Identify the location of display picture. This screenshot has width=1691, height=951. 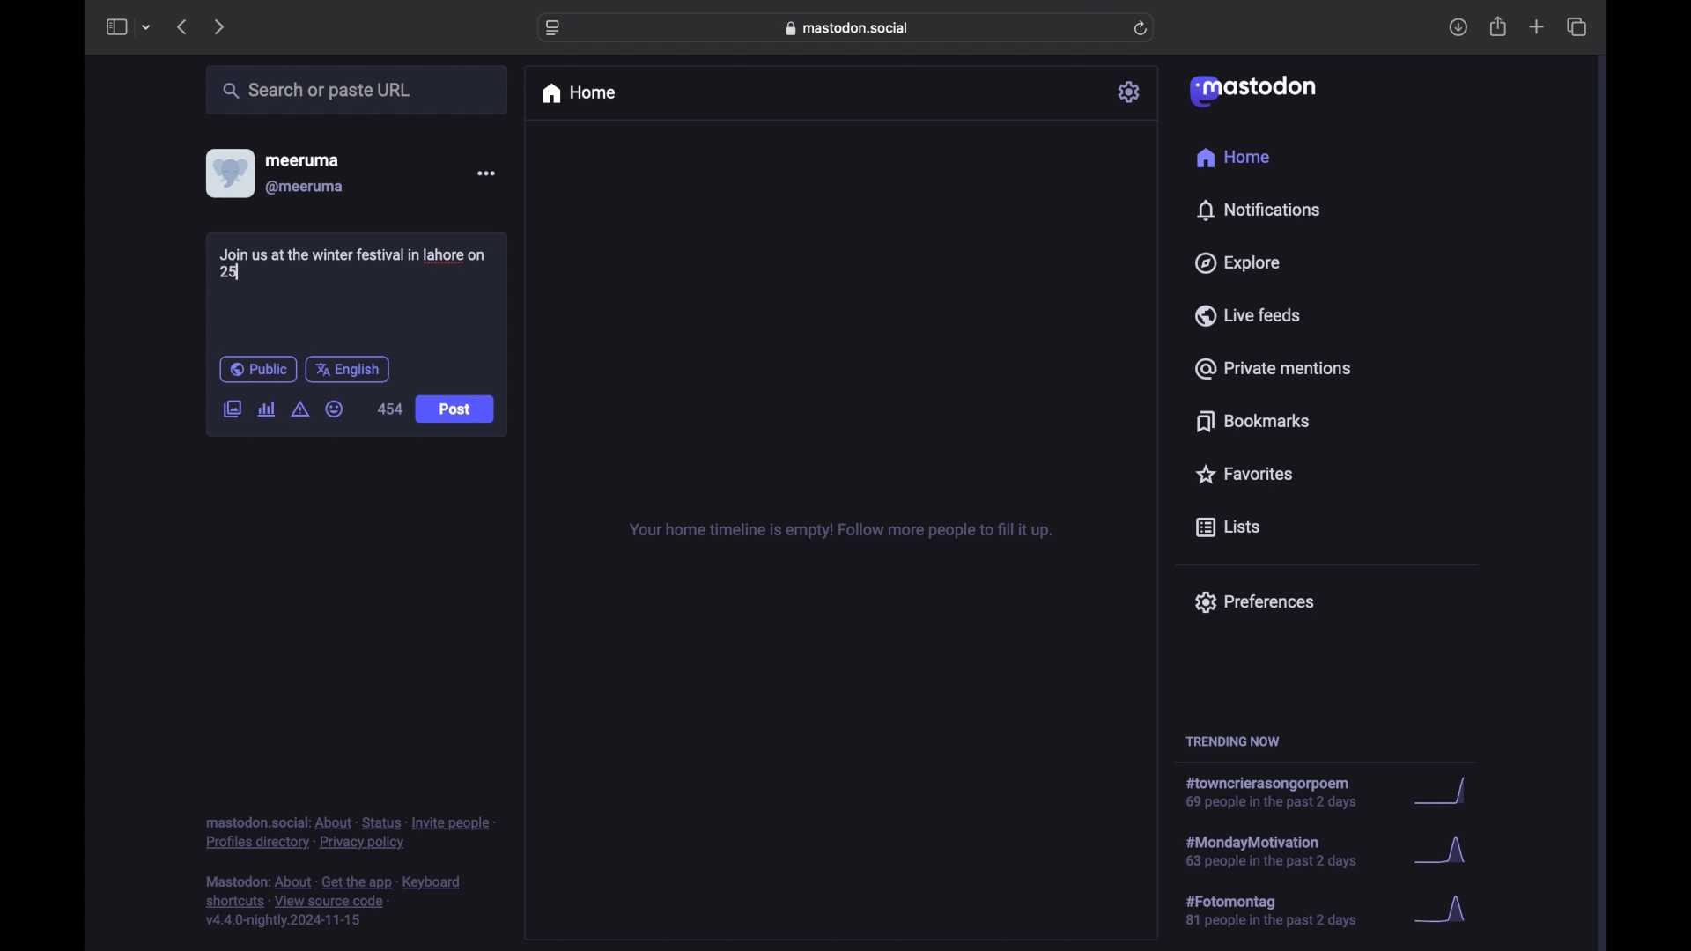
(228, 173).